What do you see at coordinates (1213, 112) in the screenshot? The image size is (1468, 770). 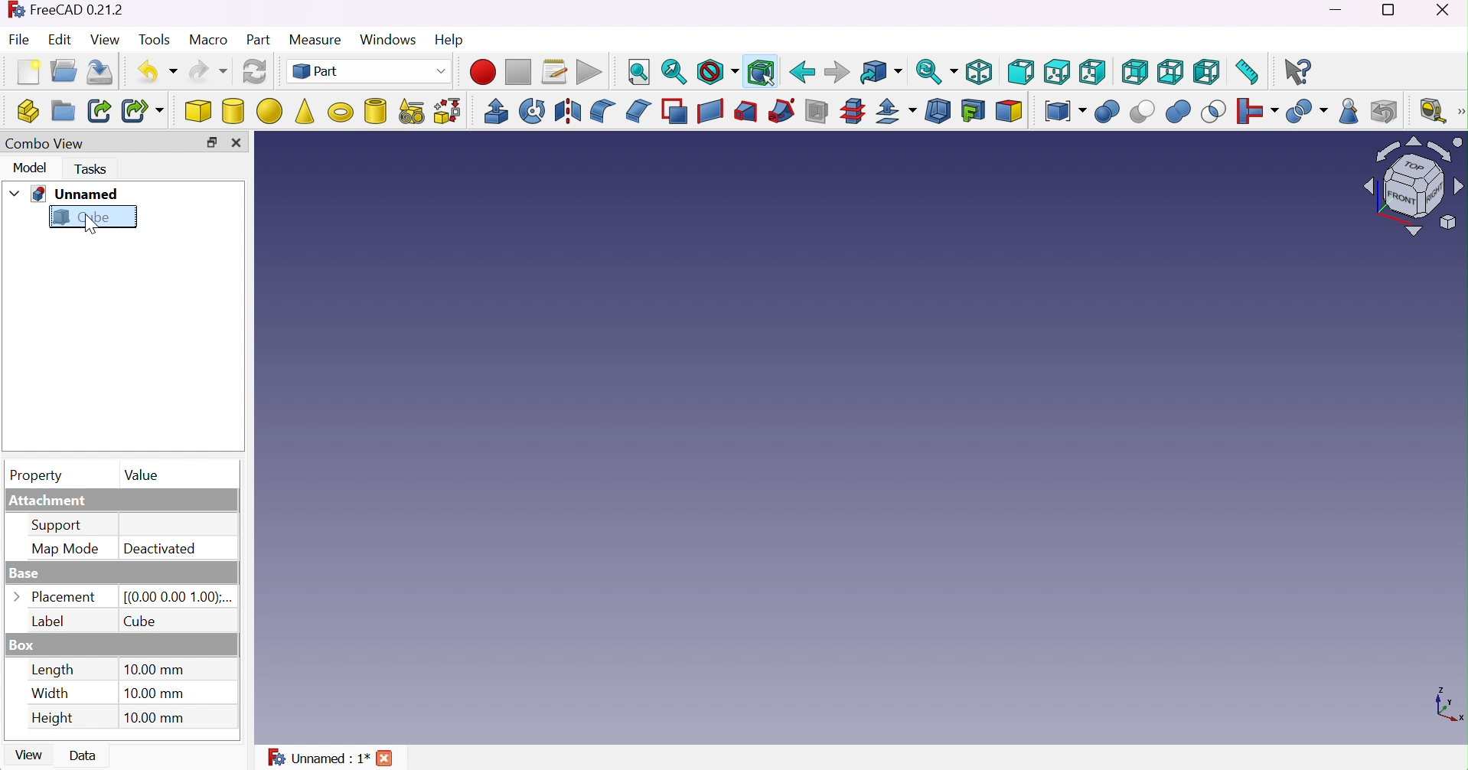 I see `Intersection` at bounding box center [1213, 112].